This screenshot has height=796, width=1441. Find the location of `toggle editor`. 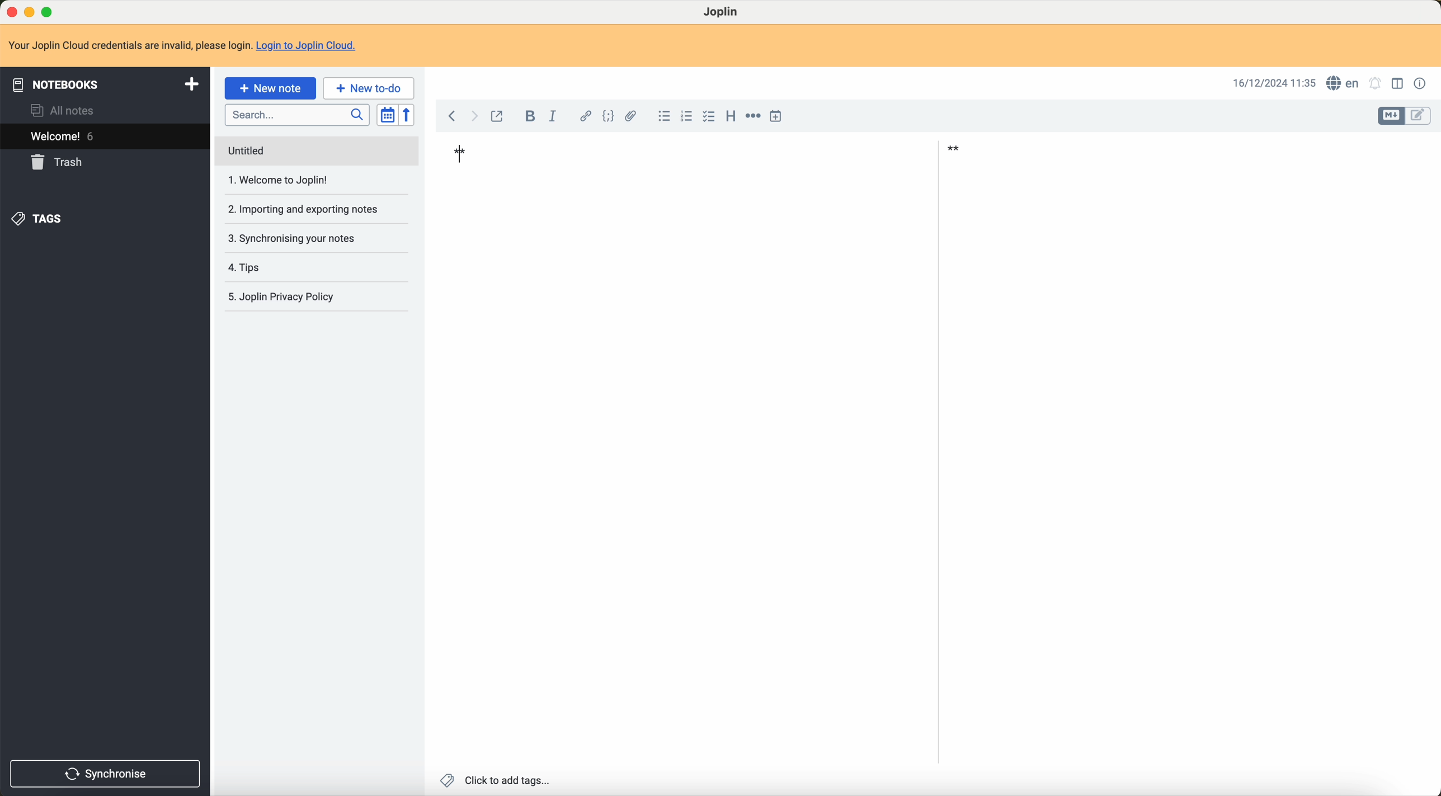

toggle editor is located at coordinates (1388, 116).